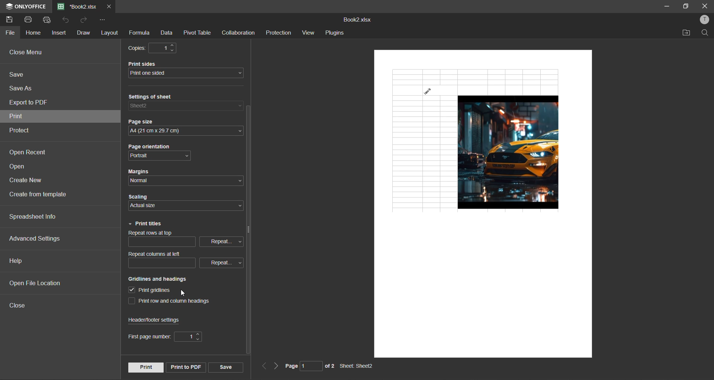 This screenshot has width=714, height=380. What do you see at coordinates (43, 53) in the screenshot?
I see `close menu` at bounding box center [43, 53].